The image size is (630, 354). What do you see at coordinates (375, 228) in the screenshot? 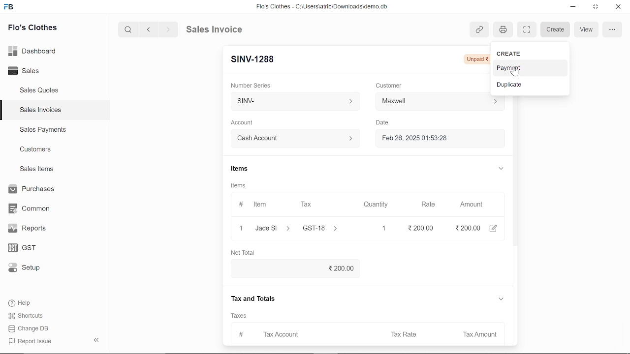
I see `1` at bounding box center [375, 228].